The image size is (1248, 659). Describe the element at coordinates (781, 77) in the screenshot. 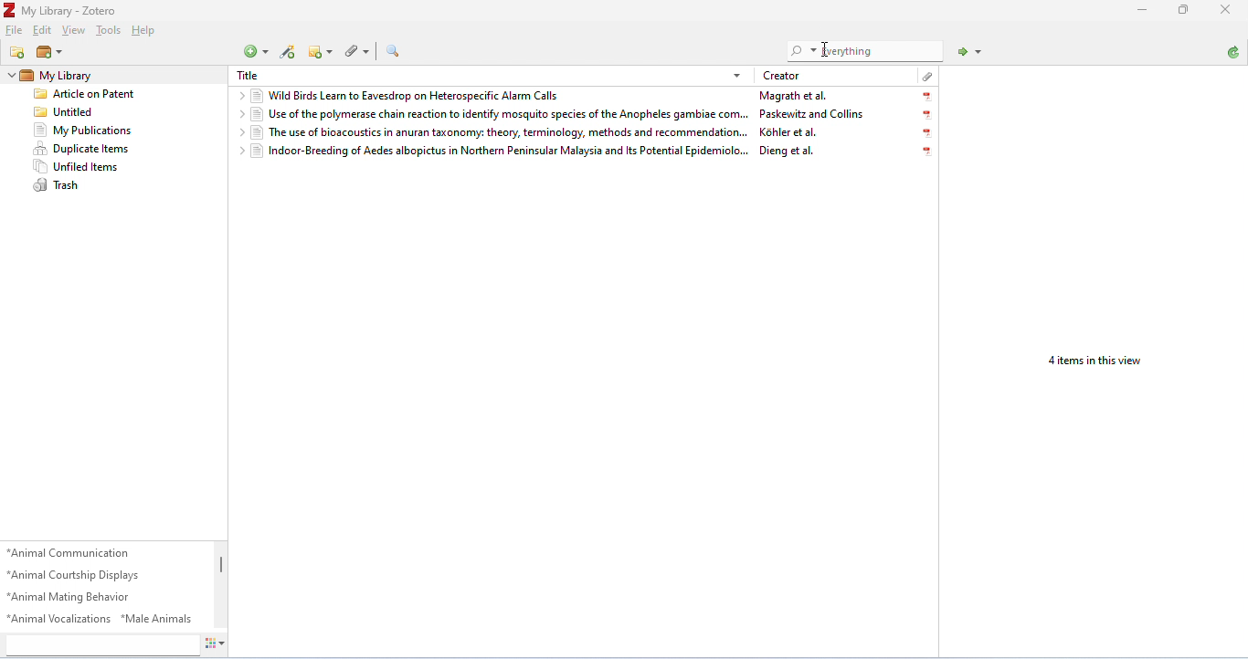

I see `Creator` at that location.